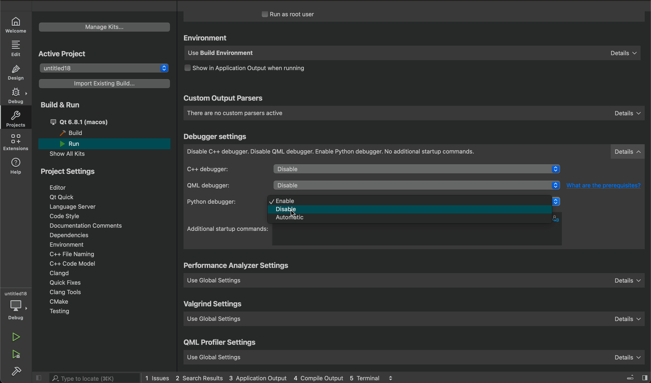  Describe the element at coordinates (66, 244) in the screenshot. I see `environment` at that location.